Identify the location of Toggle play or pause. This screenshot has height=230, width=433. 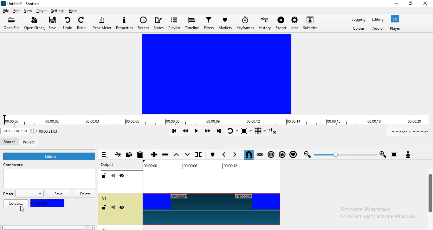
(197, 131).